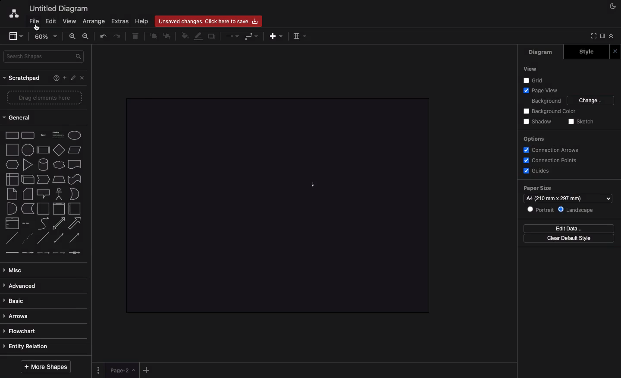  Describe the element at coordinates (546, 100) in the screenshot. I see `Background` at that location.